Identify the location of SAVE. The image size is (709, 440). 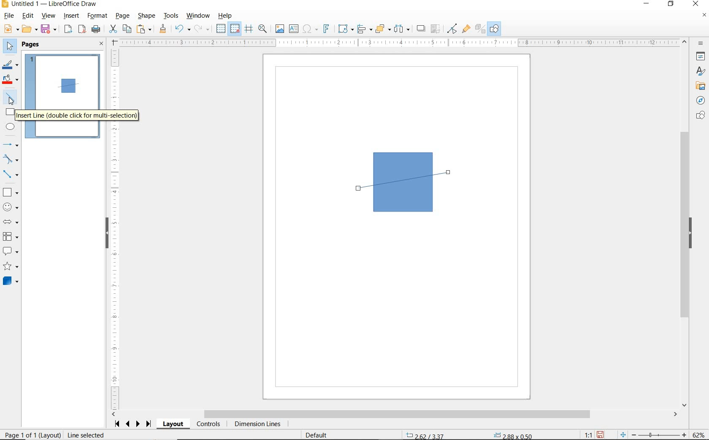
(49, 30).